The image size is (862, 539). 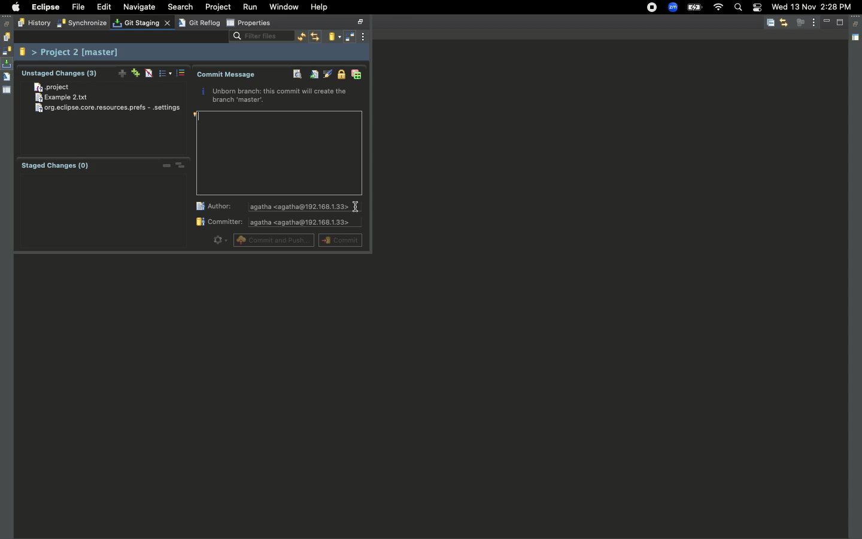 I want to click on Add change-id, so click(x=356, y=75).